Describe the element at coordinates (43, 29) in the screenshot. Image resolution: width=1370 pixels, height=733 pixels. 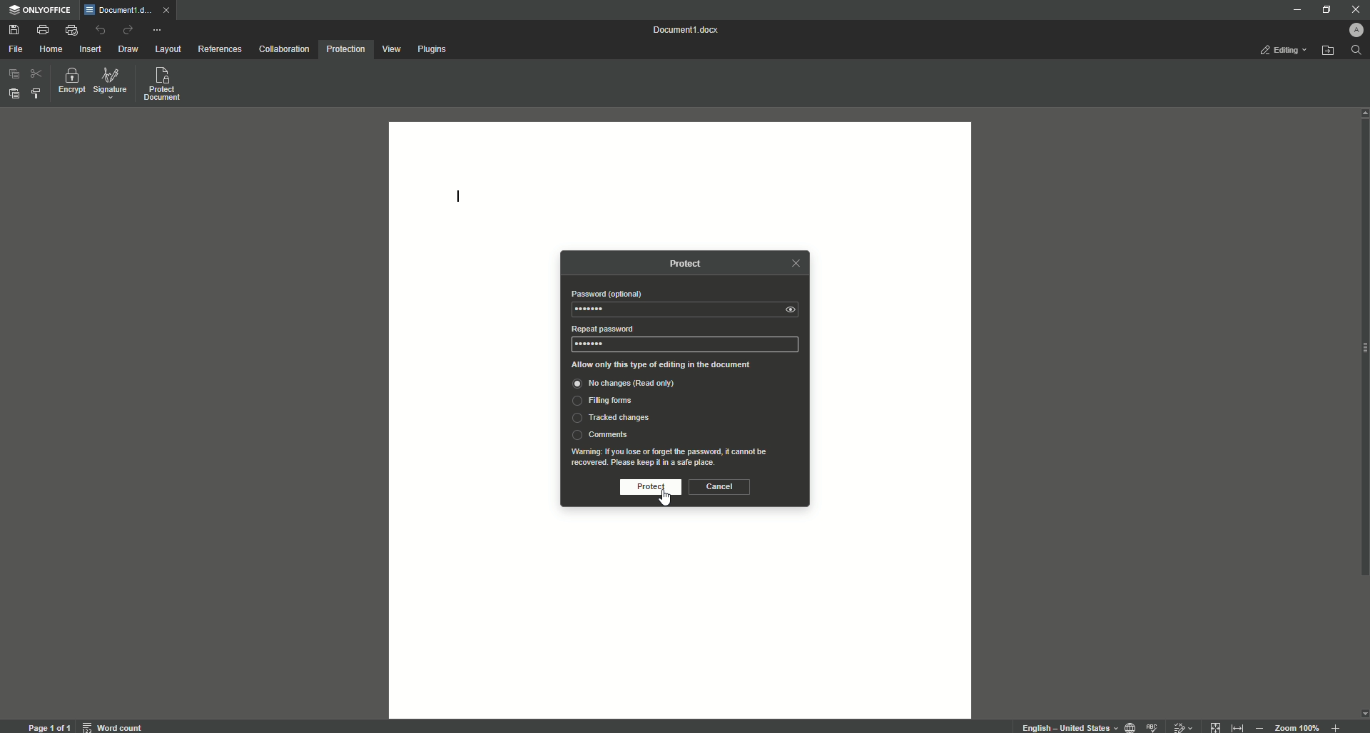
I see `Print` at that location.